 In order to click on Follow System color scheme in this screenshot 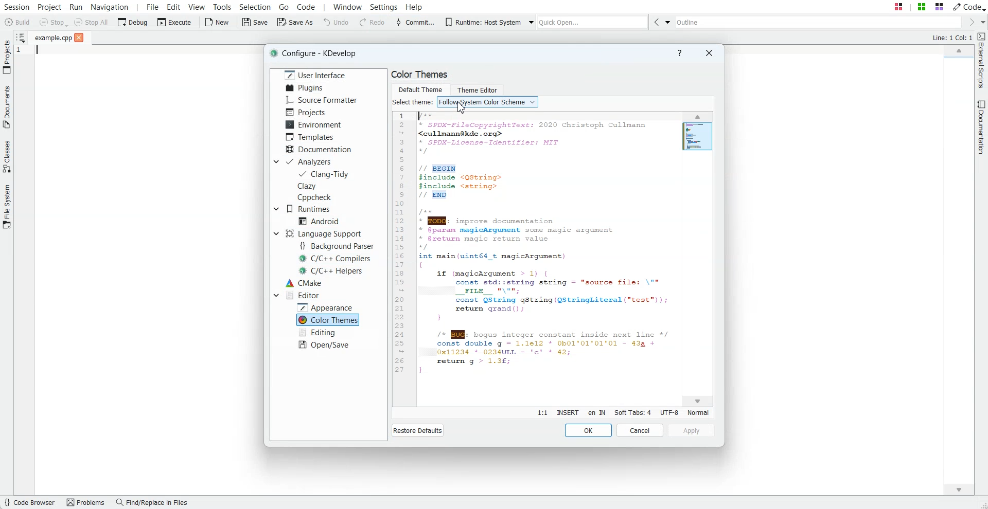, I will do `click(488, 102)`.